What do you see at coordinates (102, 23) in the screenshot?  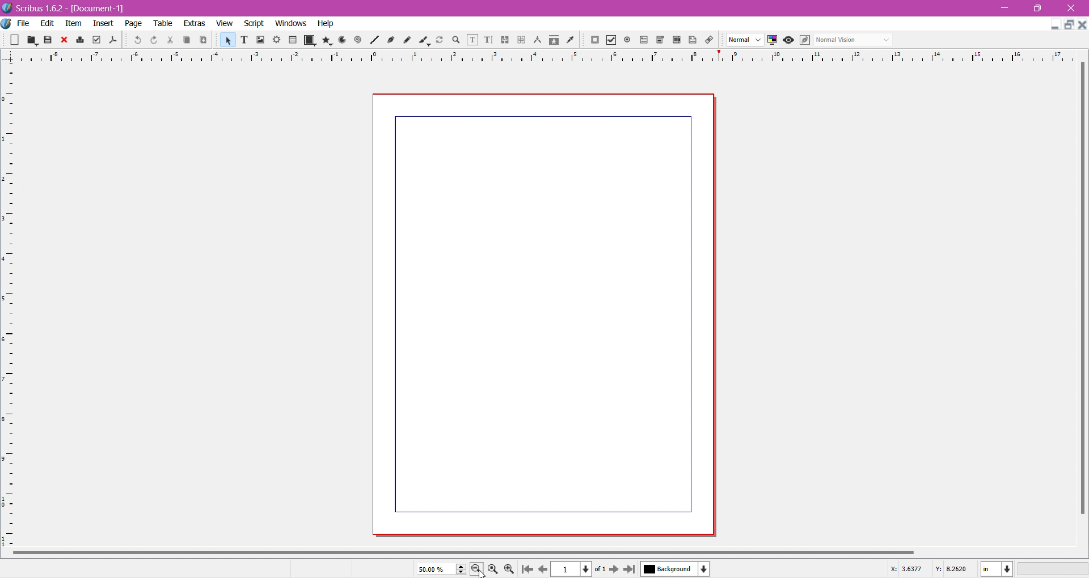 I see `Insert` at bounding box center [102, 23].